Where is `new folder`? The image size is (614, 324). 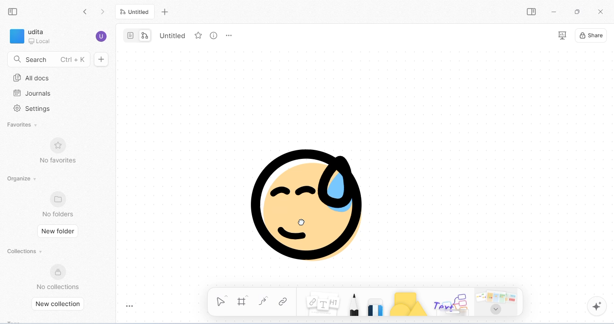 new folder is located at coordinates (58, 231).